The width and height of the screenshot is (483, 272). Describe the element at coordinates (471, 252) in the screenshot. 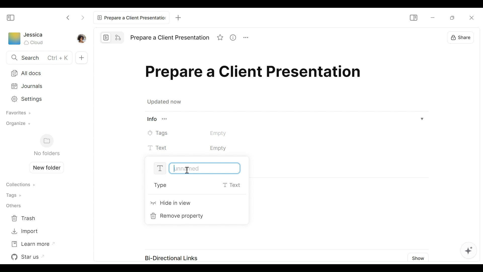

I see `AI` at that location.